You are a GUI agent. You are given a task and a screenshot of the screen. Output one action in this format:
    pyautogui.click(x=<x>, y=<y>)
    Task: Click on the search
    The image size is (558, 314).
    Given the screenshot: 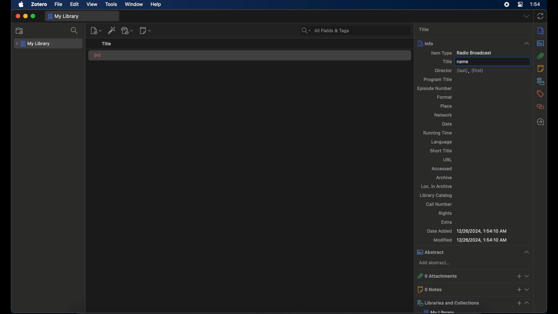 What is the action you would take?
    pyautogui.click(x=75, y=31)
    